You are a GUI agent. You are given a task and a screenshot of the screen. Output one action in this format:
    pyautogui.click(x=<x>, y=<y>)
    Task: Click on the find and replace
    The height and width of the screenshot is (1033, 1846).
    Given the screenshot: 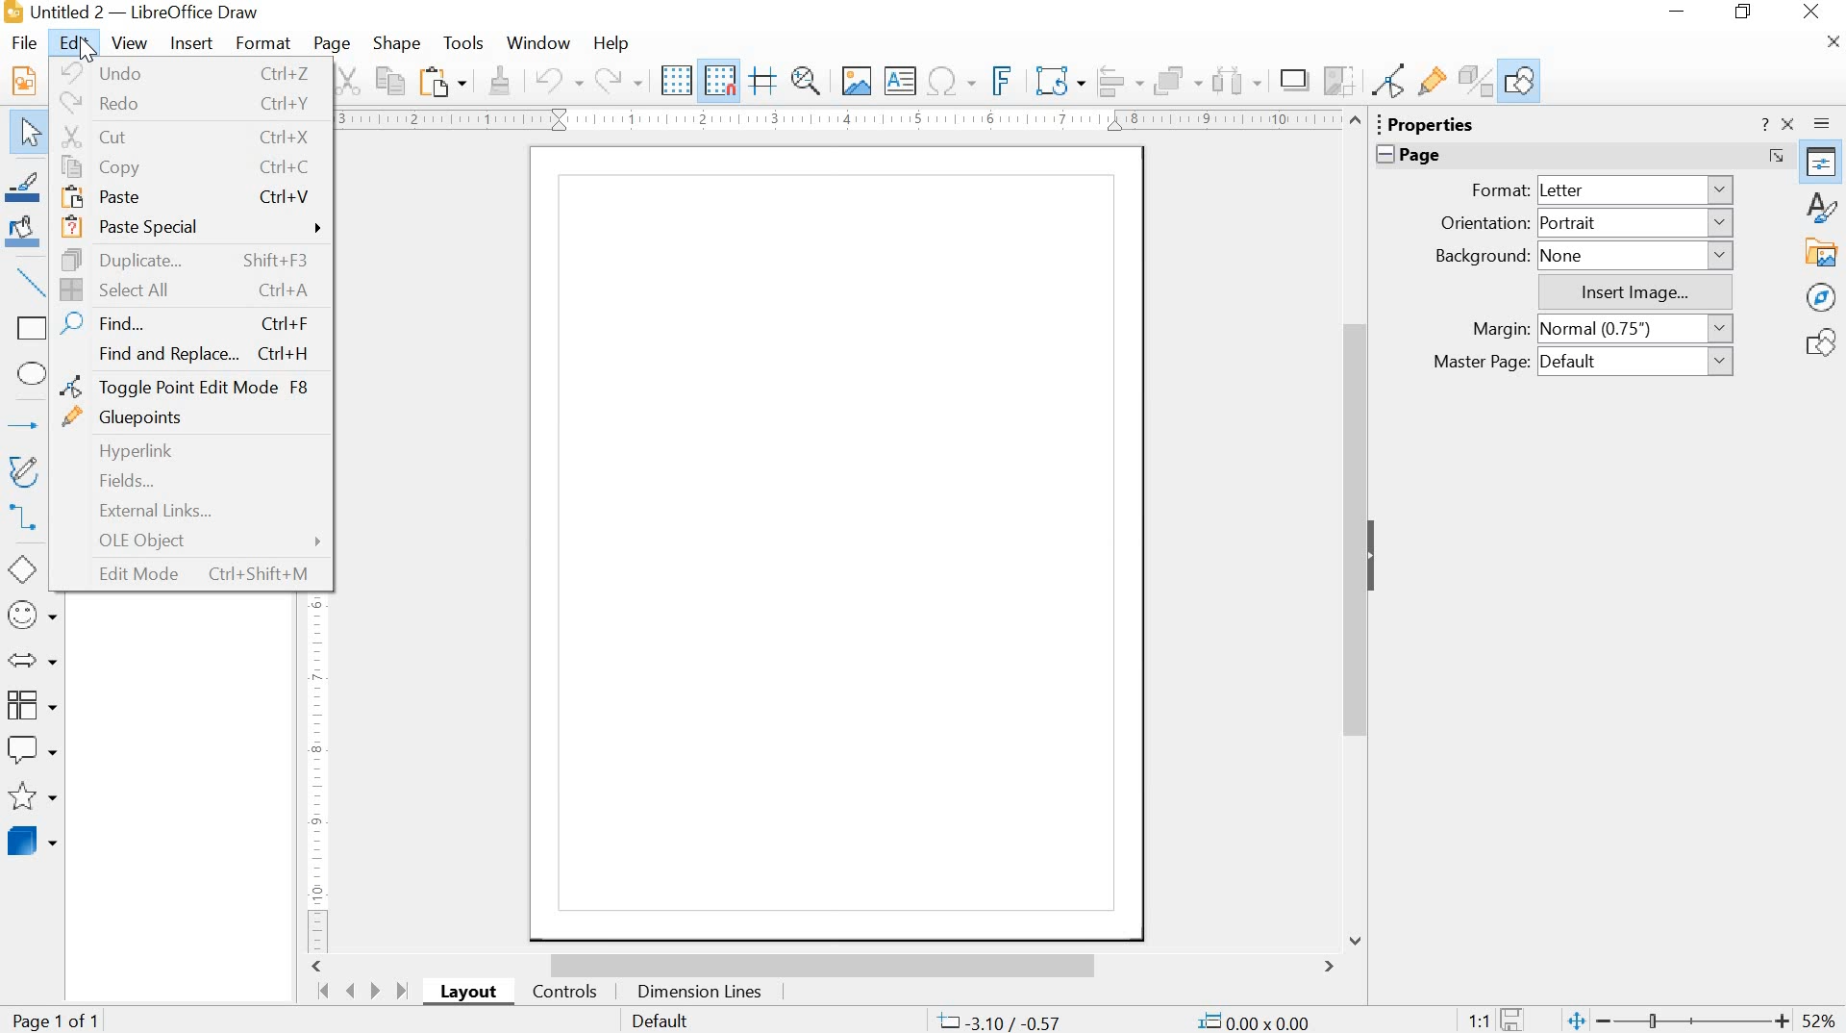 What is the action you would take?
    pyautogui.click(x=189, y=354)
    